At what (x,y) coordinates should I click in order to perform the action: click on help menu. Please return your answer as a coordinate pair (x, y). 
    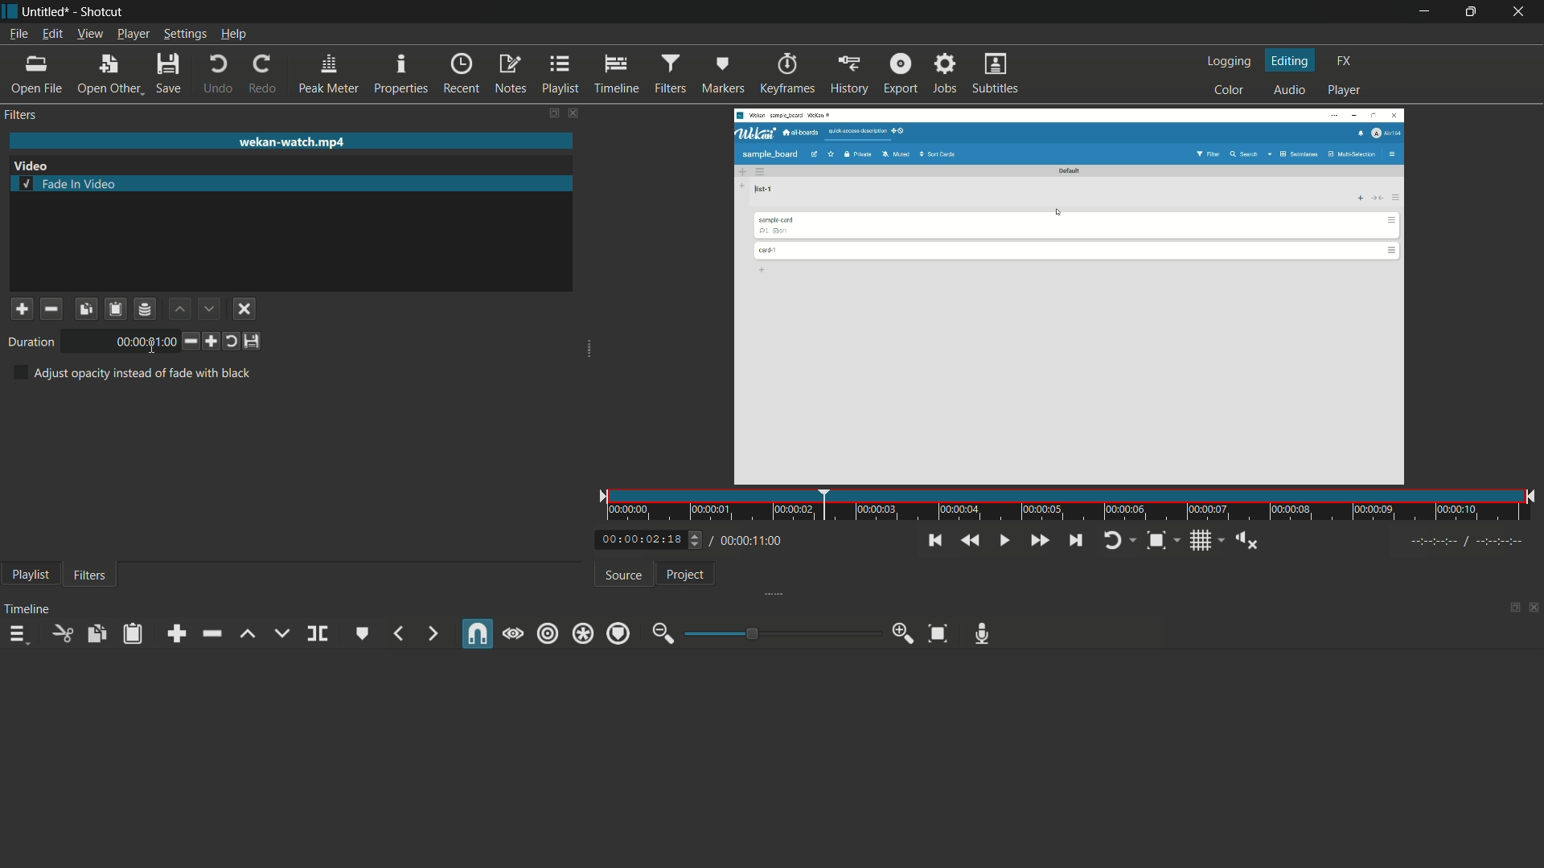
    Looking at the image, I should click on (236, 34).